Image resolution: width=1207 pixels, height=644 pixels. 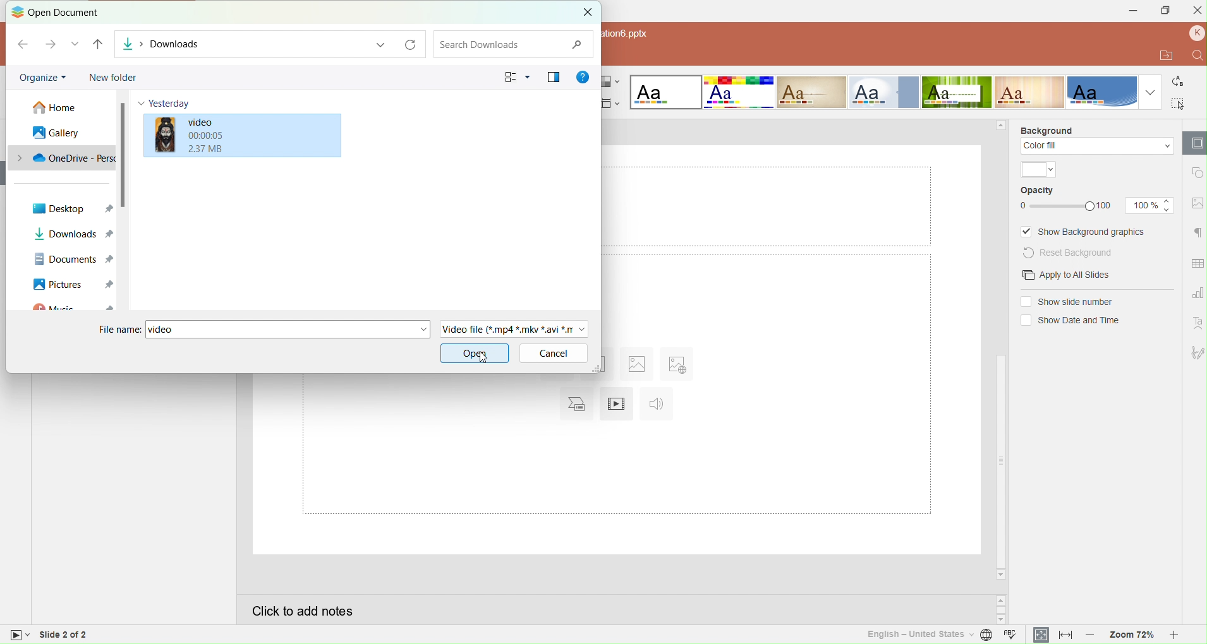 What do you see at coordinates (483, 357) in the screenshot?
I see `Cursor` at bounding box center [483, 357].